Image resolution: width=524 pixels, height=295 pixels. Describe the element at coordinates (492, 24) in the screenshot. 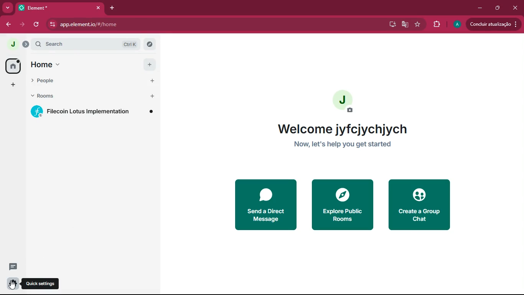

I see `update` at that location.